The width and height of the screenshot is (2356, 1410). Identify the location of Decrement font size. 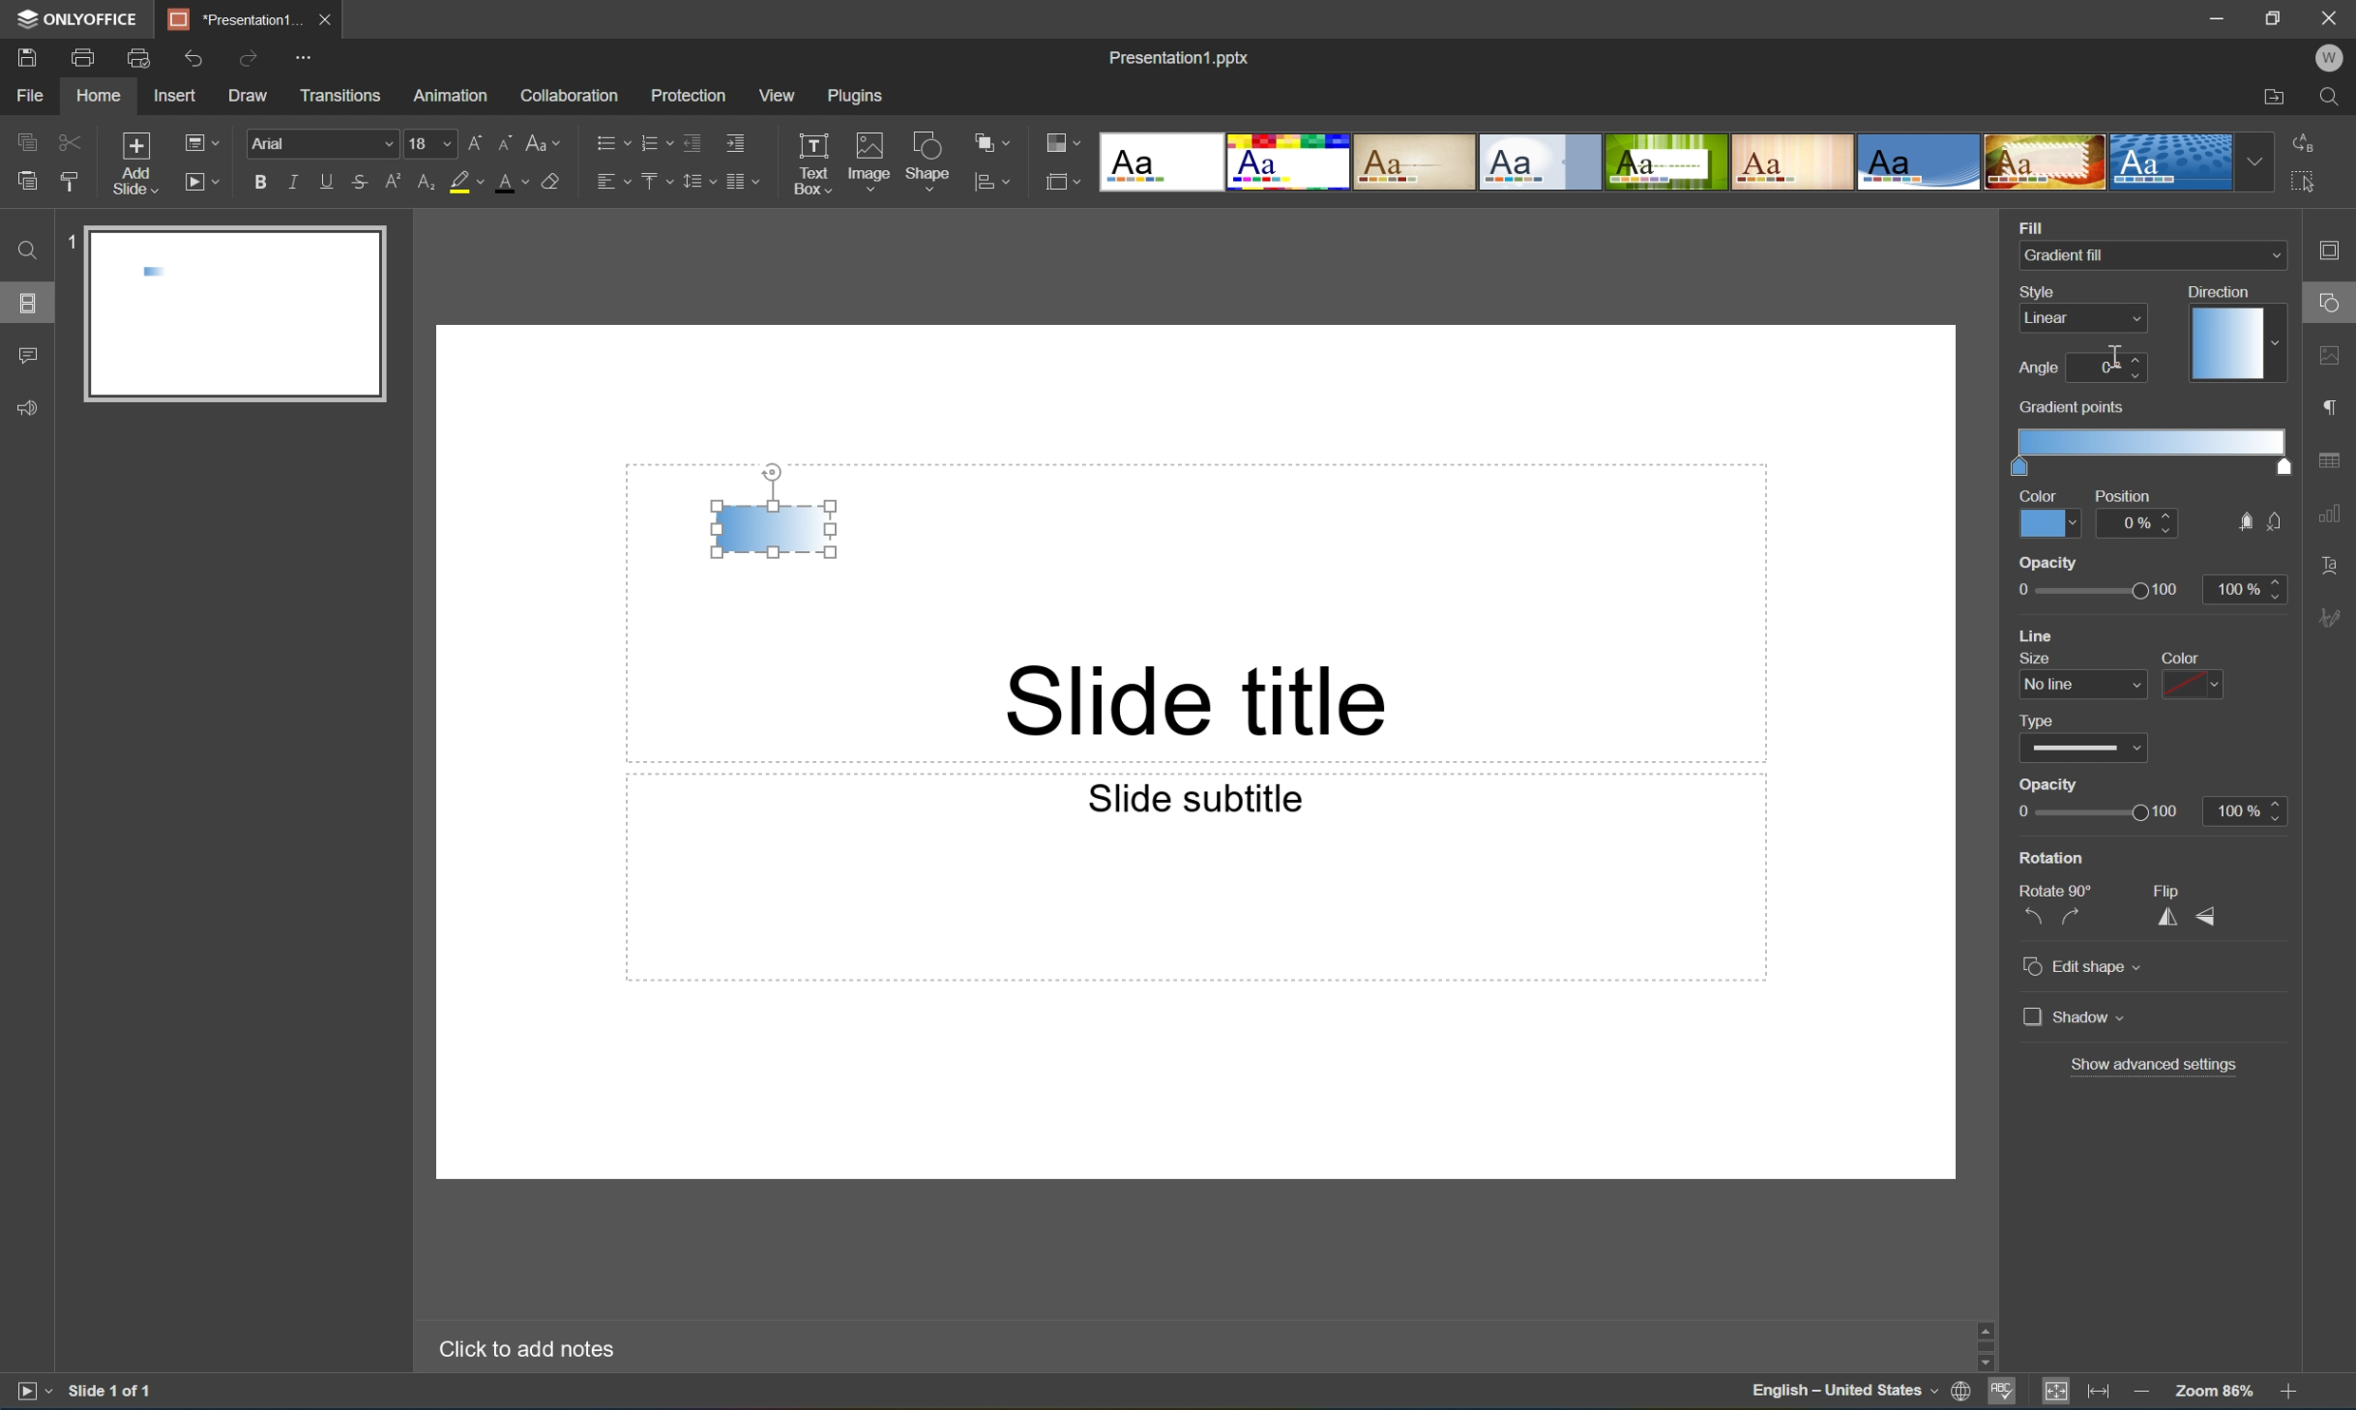
(503, 140).